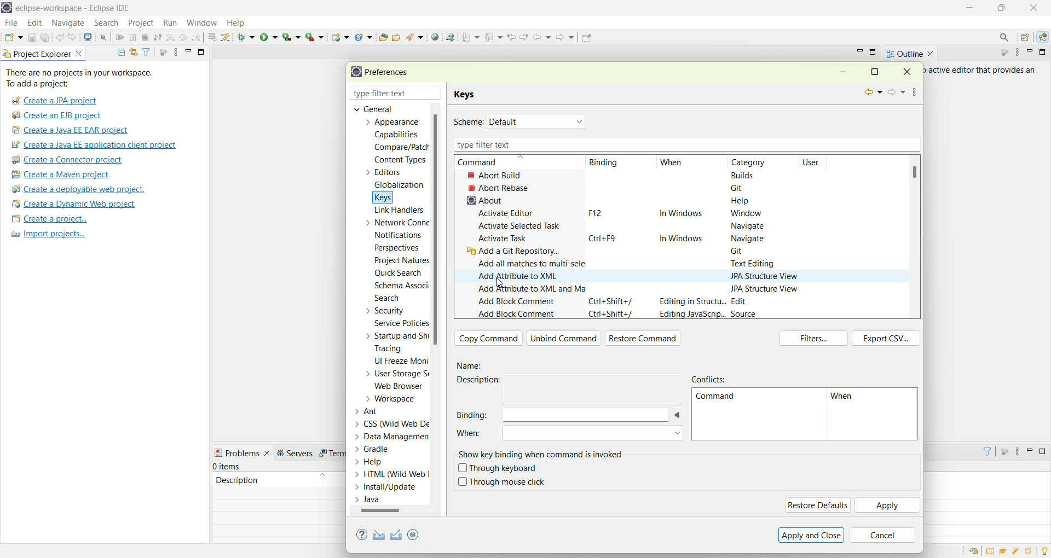 The height and width of the screenshot is (558, 1051). Describe the element at coordinates (82, 78) in the screenshot. I see `There are no projects in your workspace. To add a project:` at that location.